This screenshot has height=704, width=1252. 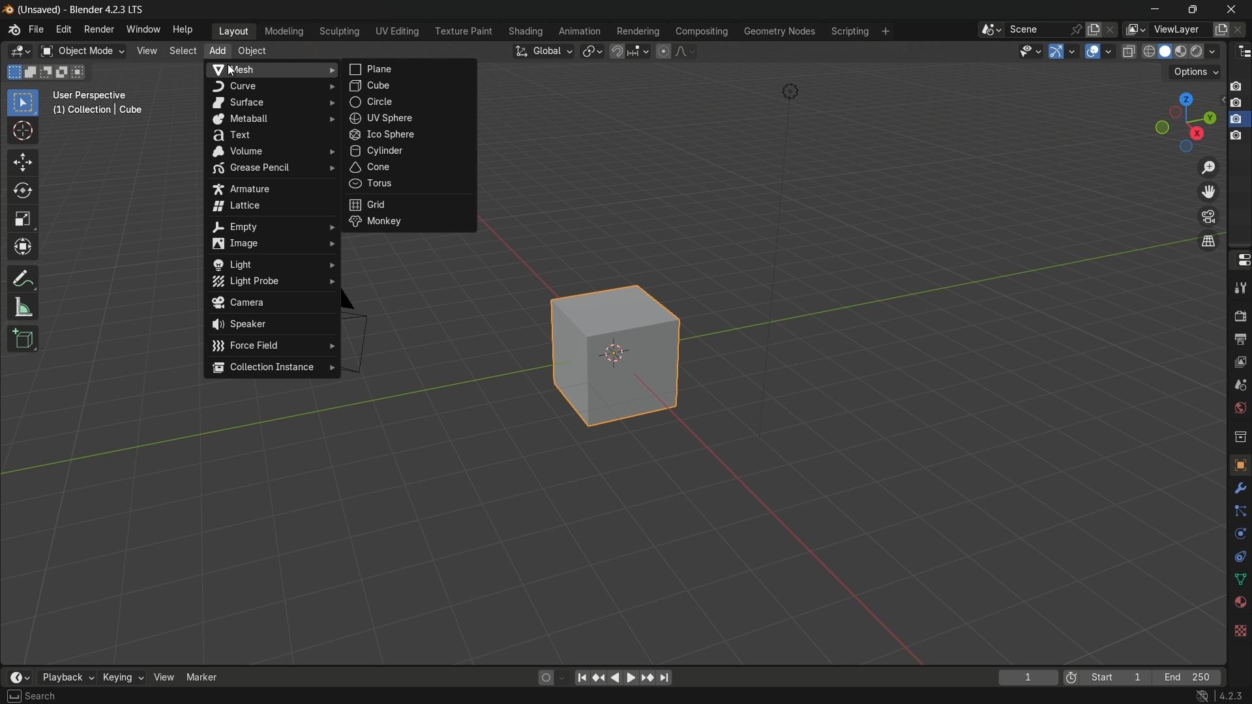 What do you see at coordinates (790, 92) in the screenshot?
I see `light` at bounding box center [790, 92].